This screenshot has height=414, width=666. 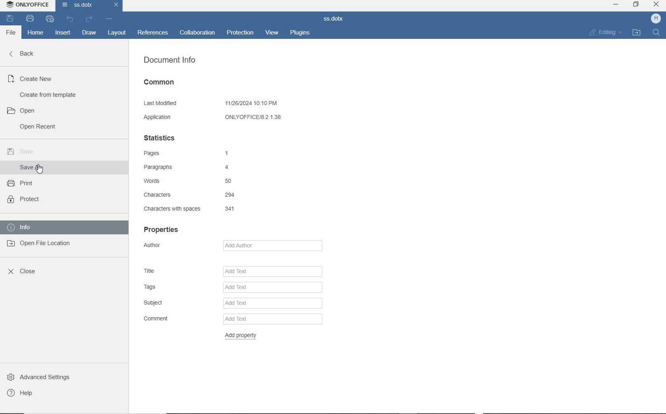 What do you see at coordinates (189, 208) in the screenshot?
I see `CHARACTERS WITH SPACES` at bounding box center [189, 208].